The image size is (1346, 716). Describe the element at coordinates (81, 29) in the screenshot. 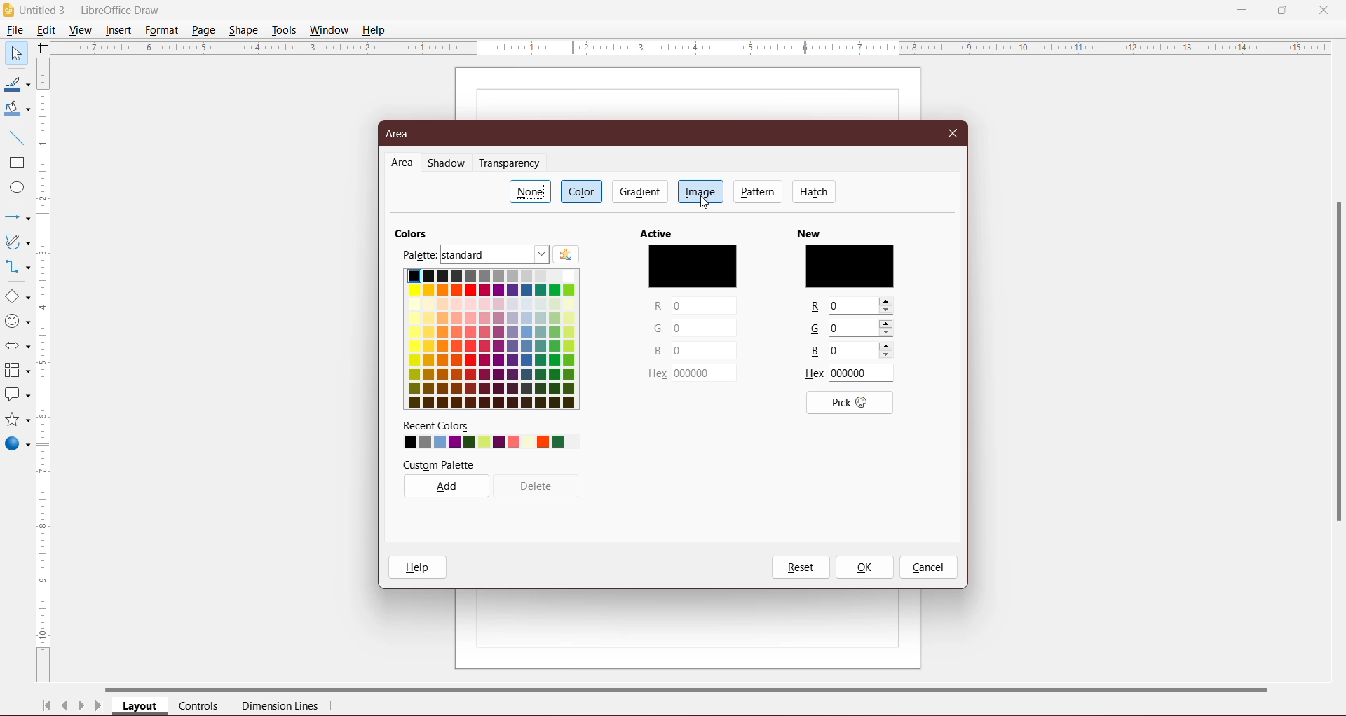

I see `View` at that location.